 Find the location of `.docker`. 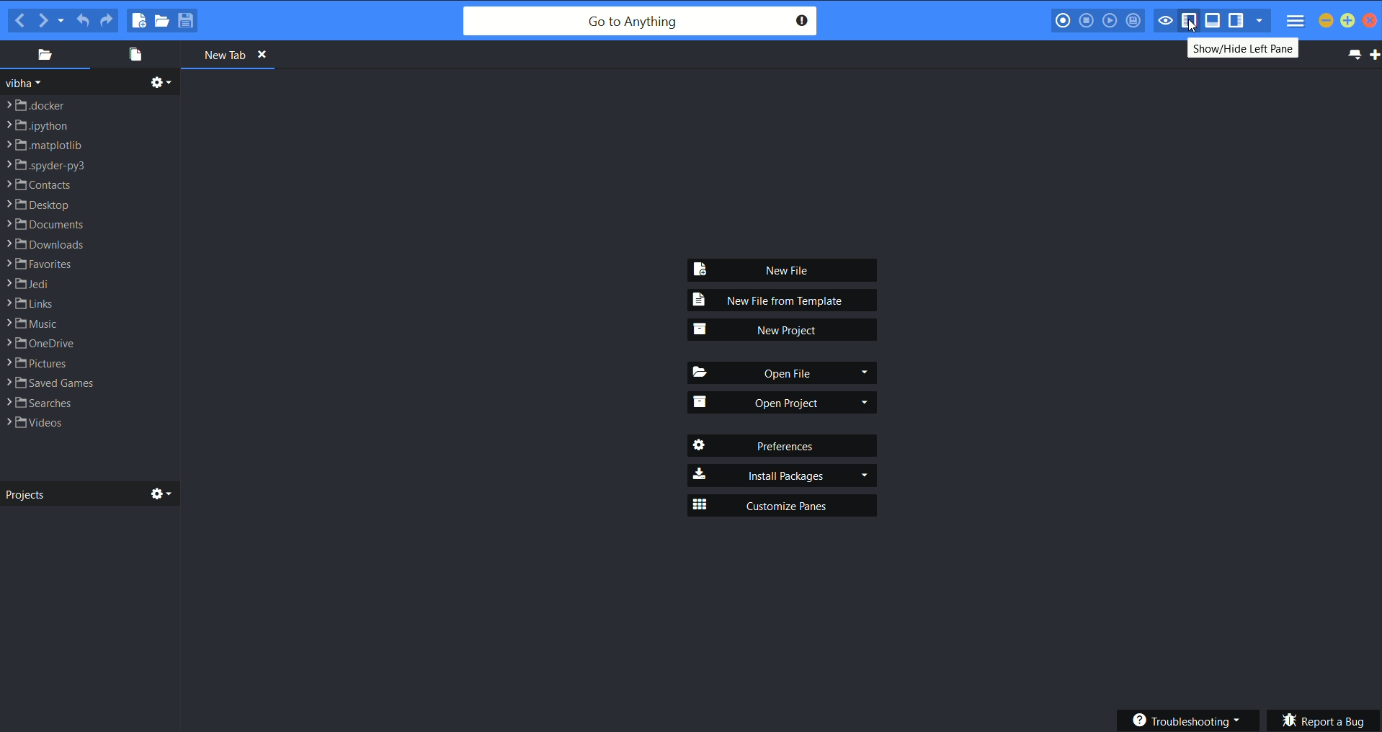

.docker is located at coordinates (34, 104).